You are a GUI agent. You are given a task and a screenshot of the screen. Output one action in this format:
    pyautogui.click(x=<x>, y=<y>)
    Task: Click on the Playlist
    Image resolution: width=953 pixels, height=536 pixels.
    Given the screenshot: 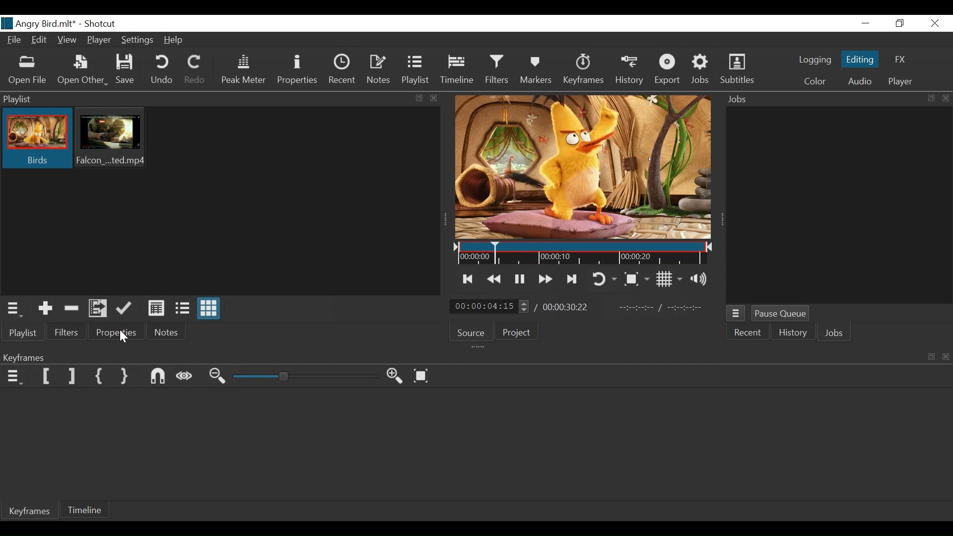 What is the action you would take?
    pyautogui.click(x=25, y=333)
    